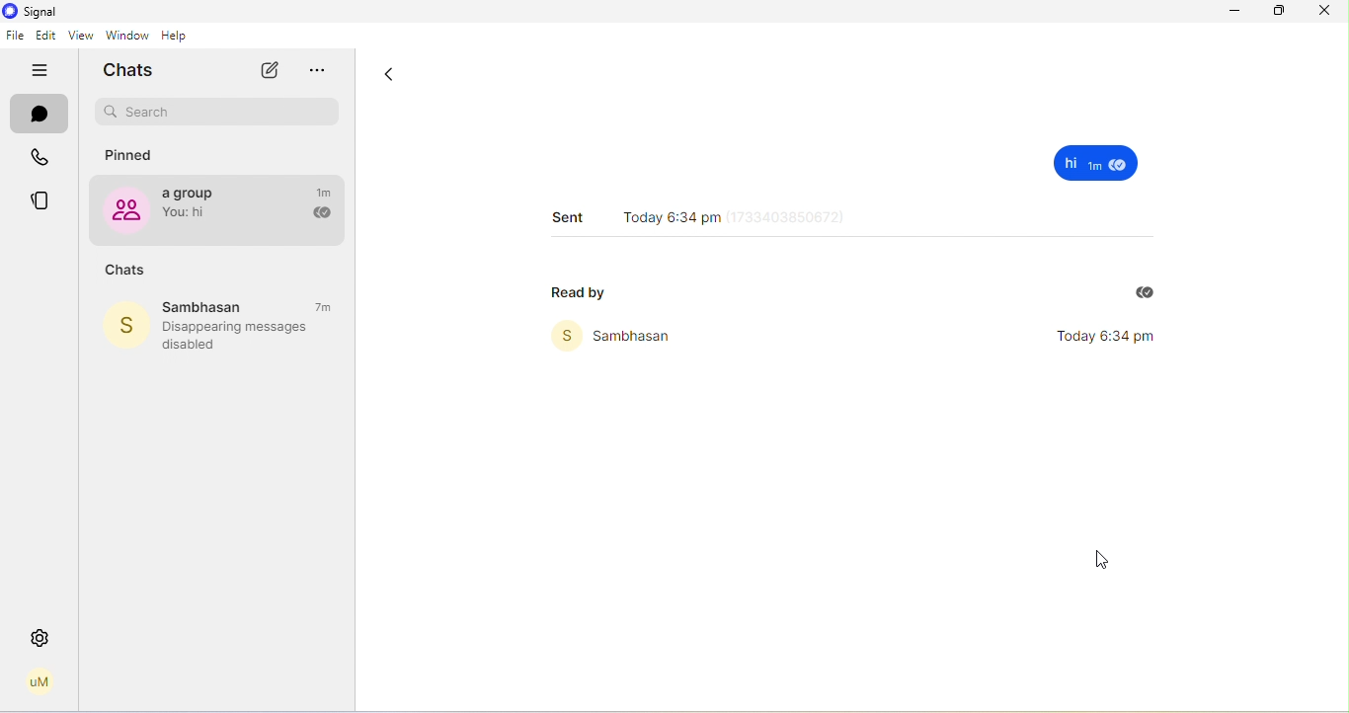 This screenshot has width=1349, height=713. I want to click on message , so click(1099, 163).